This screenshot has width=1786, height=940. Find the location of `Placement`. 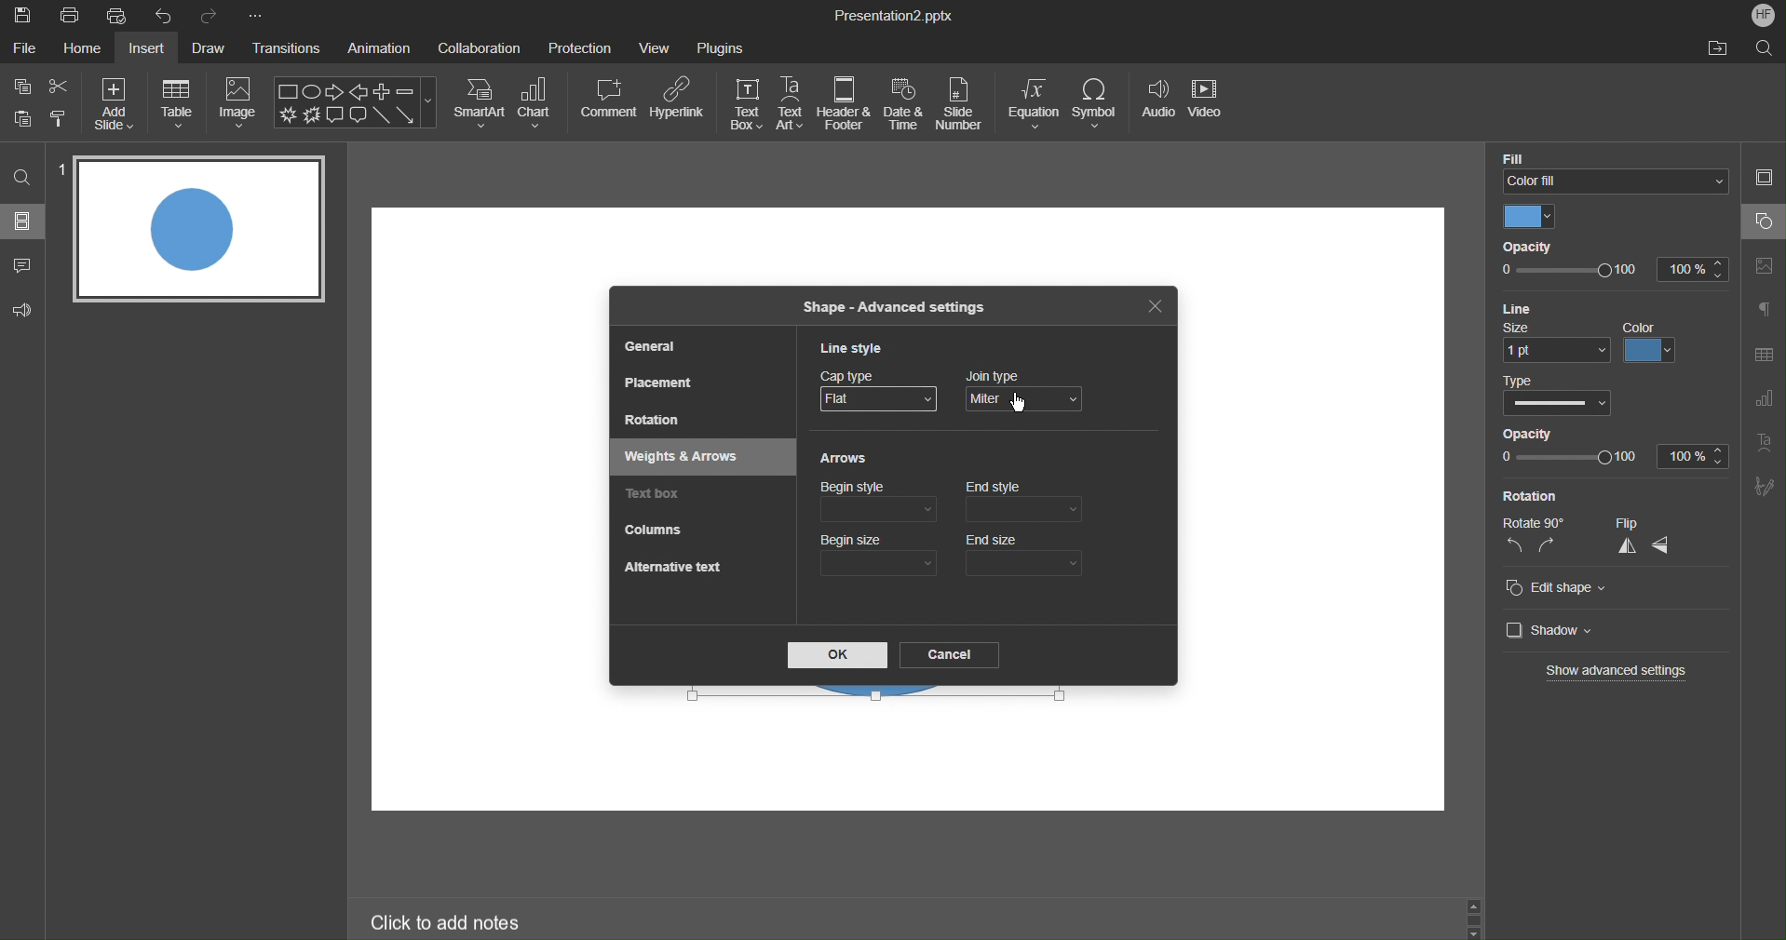

Placement is located at coordinates (656, 381).